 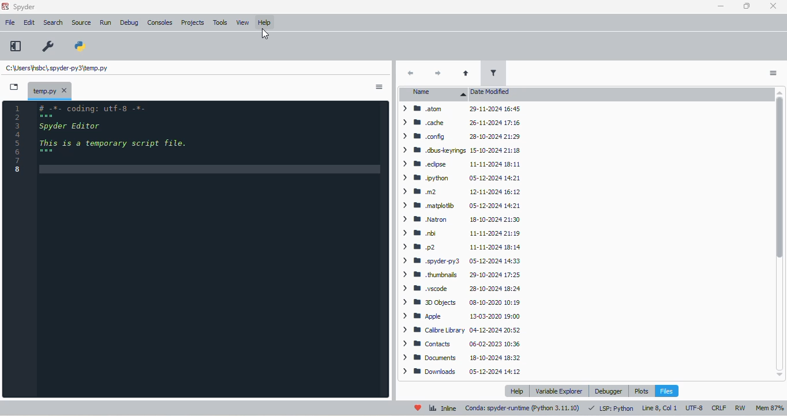 What do you see at coordinates (612, 409) in the screenshot?
I see `LSP: Python` at bounding box center [612, 409].